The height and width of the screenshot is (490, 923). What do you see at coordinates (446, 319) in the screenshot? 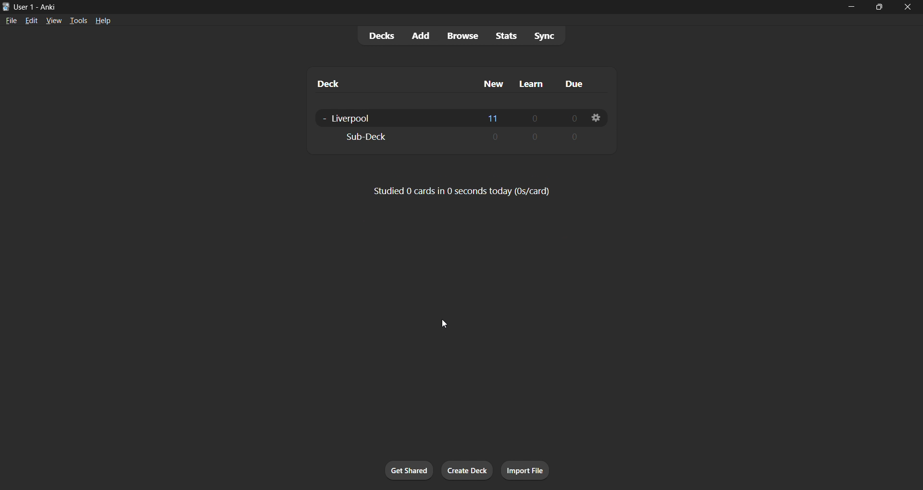
I see `cursor` at bounding box center [446, 319].